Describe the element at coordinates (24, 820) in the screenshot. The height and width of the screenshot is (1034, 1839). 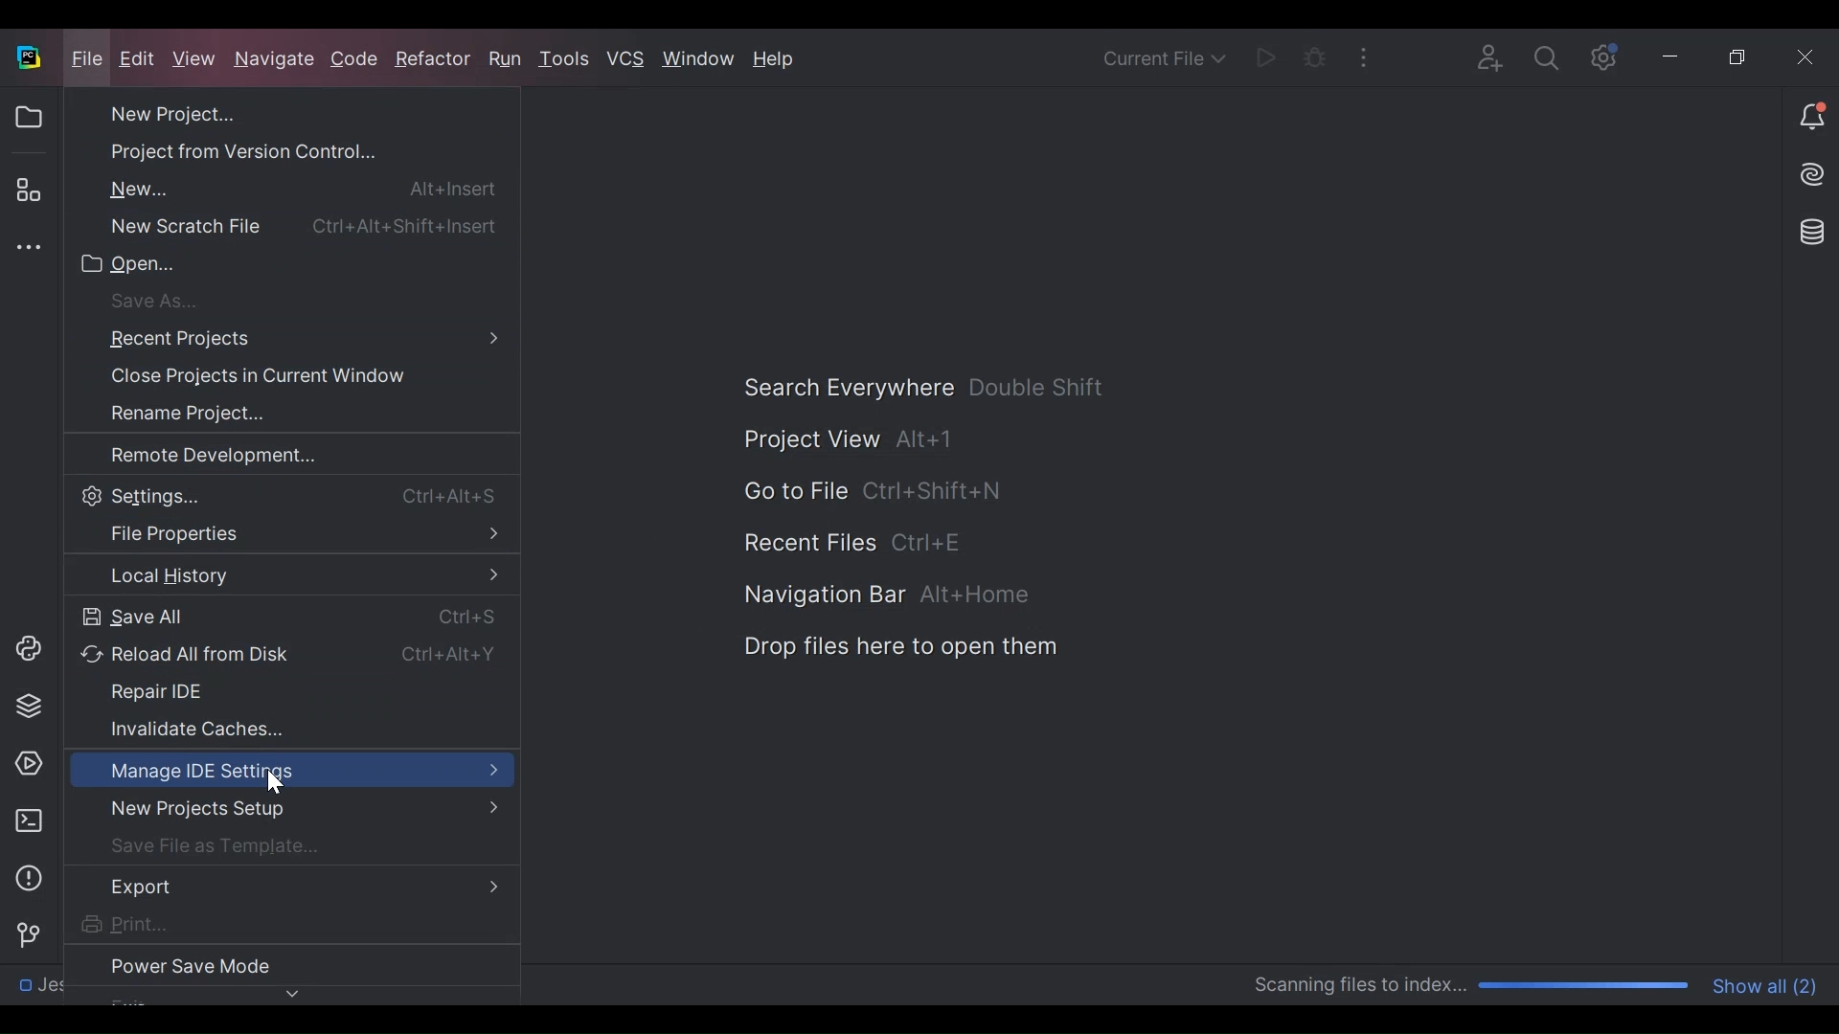
I see `Terminal` at that location.